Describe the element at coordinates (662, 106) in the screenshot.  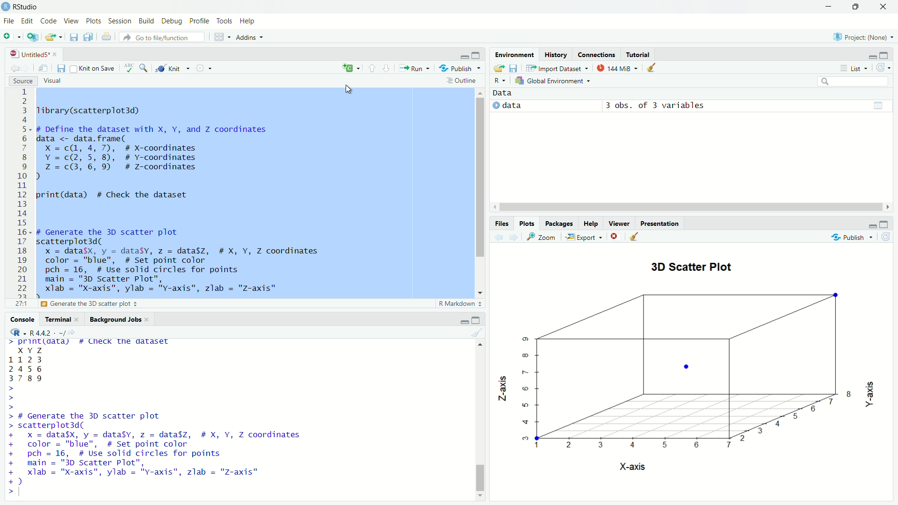
I see `3 obs. of 3 variables` at that location.